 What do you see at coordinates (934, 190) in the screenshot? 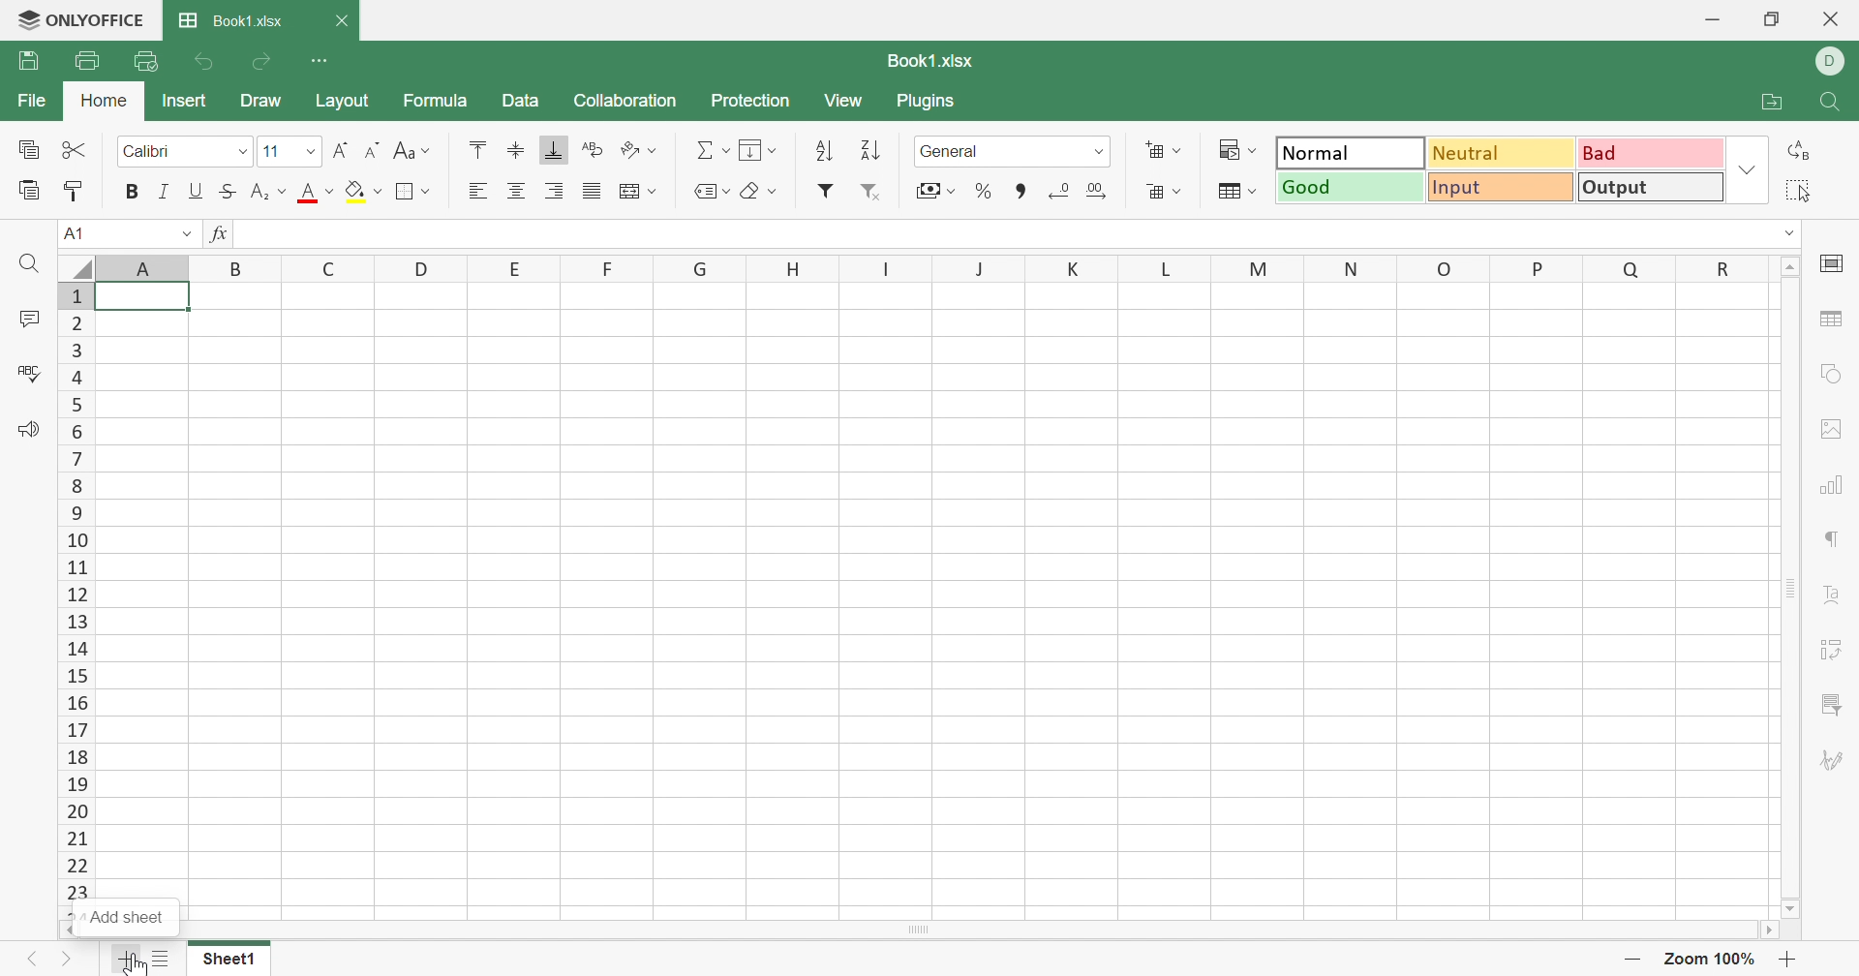
I see `Accounting style` at bounding box center [934, 190].